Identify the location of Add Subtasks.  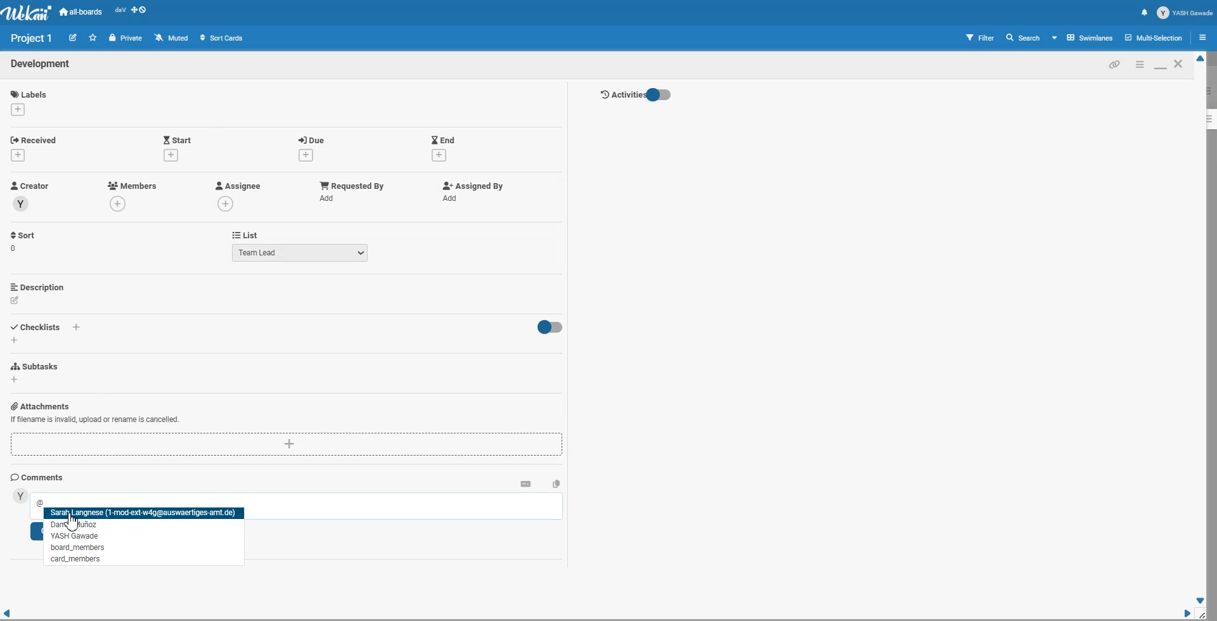
(37, 366).